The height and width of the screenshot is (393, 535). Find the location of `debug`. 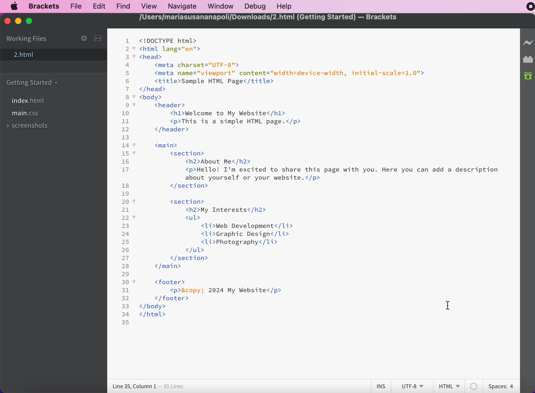

debug is located at coordinates (258, 6).